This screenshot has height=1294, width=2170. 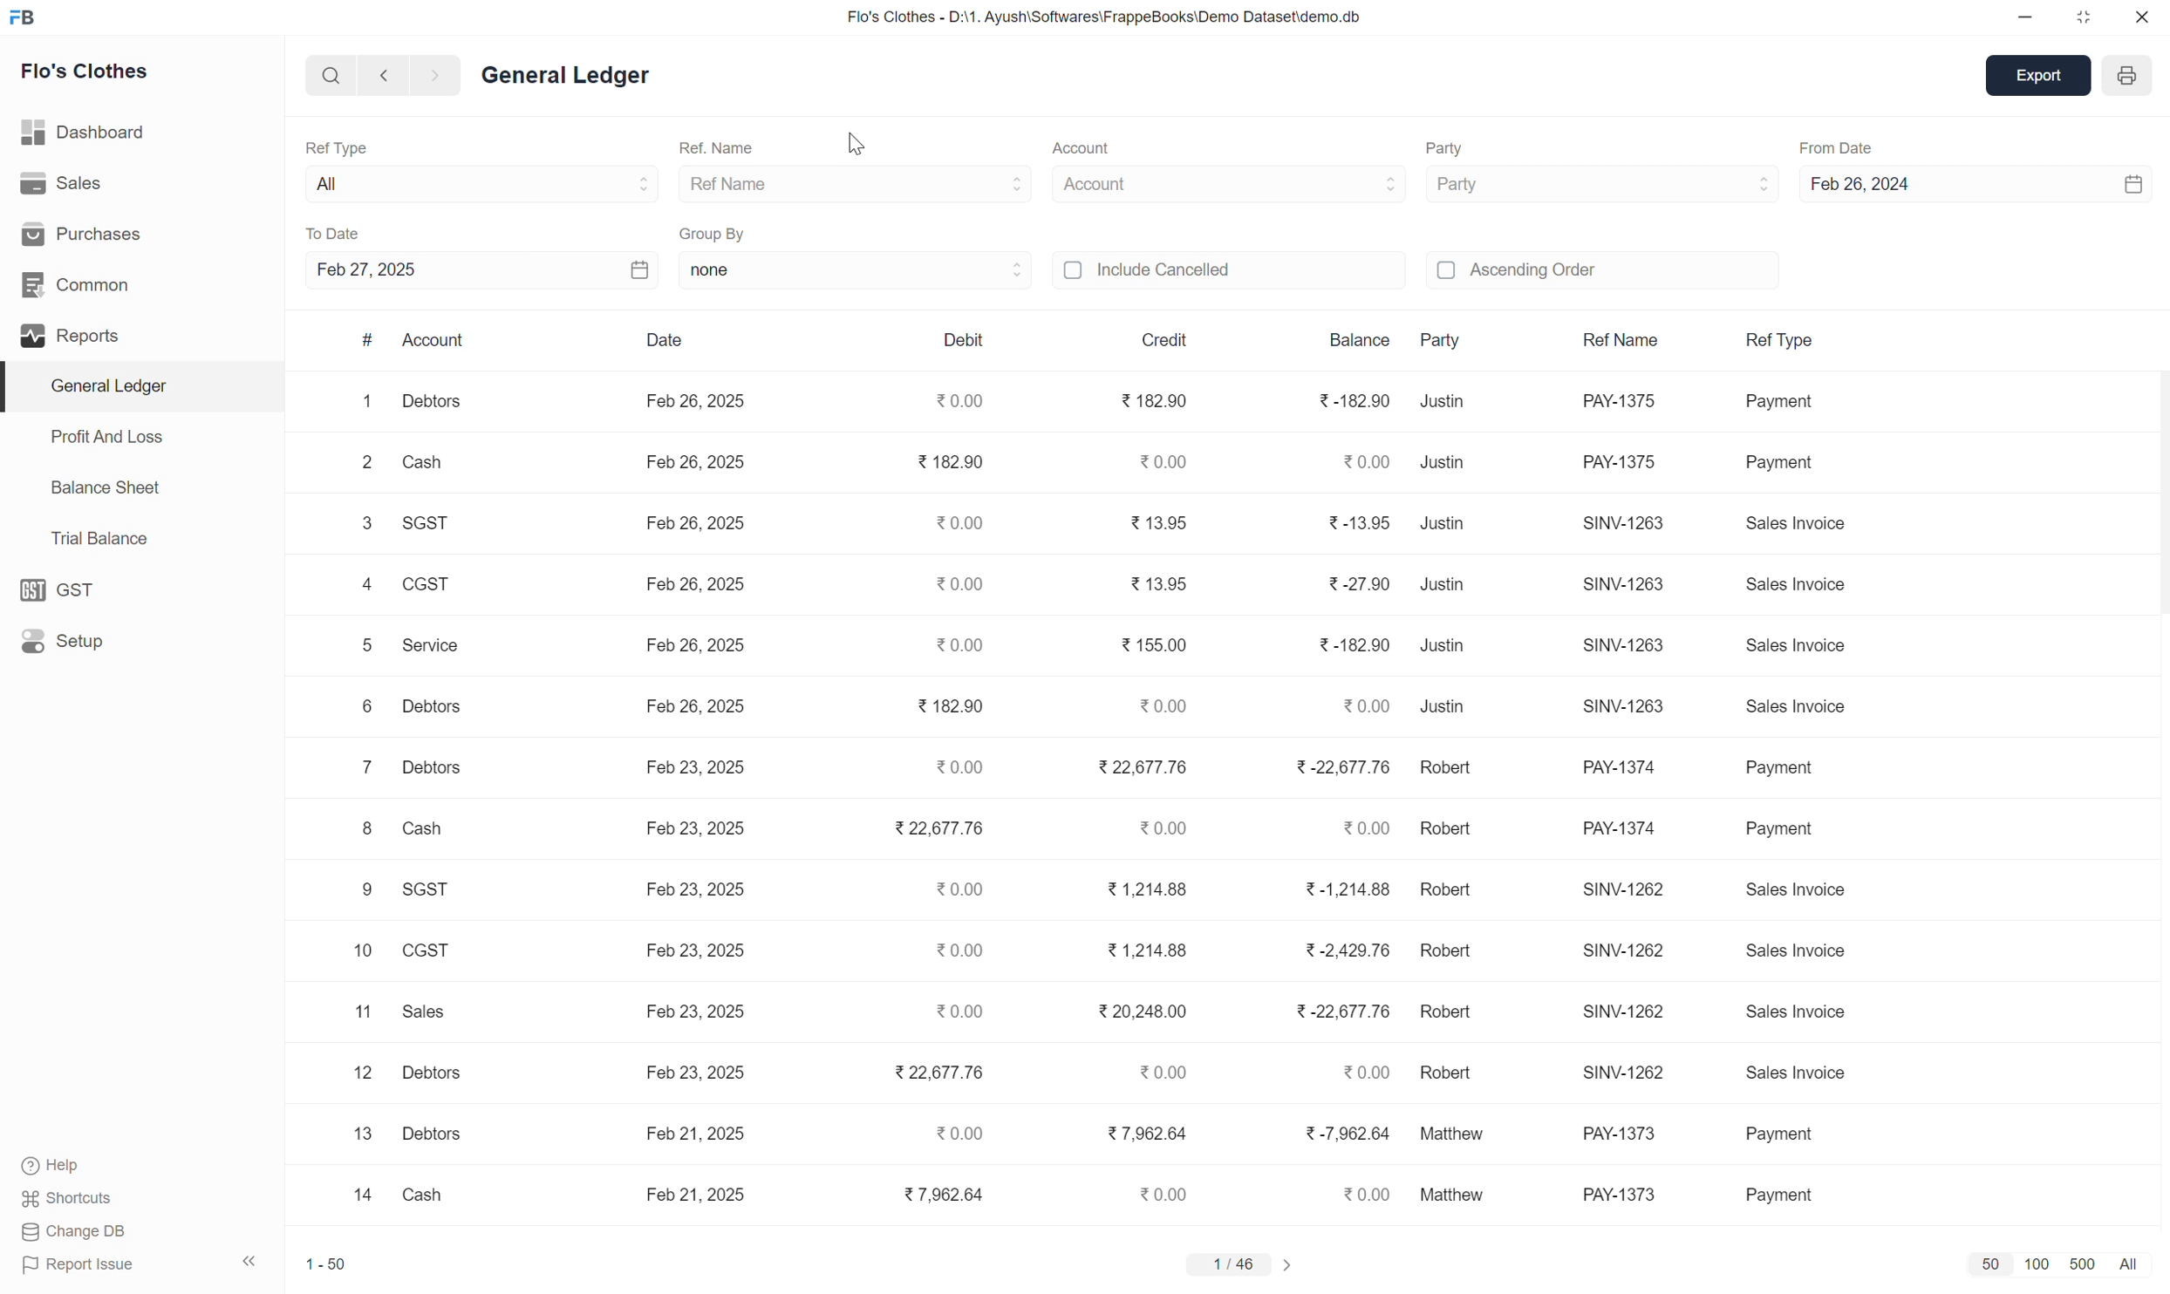 I want to click on payment, so click(x=1776, y=401).